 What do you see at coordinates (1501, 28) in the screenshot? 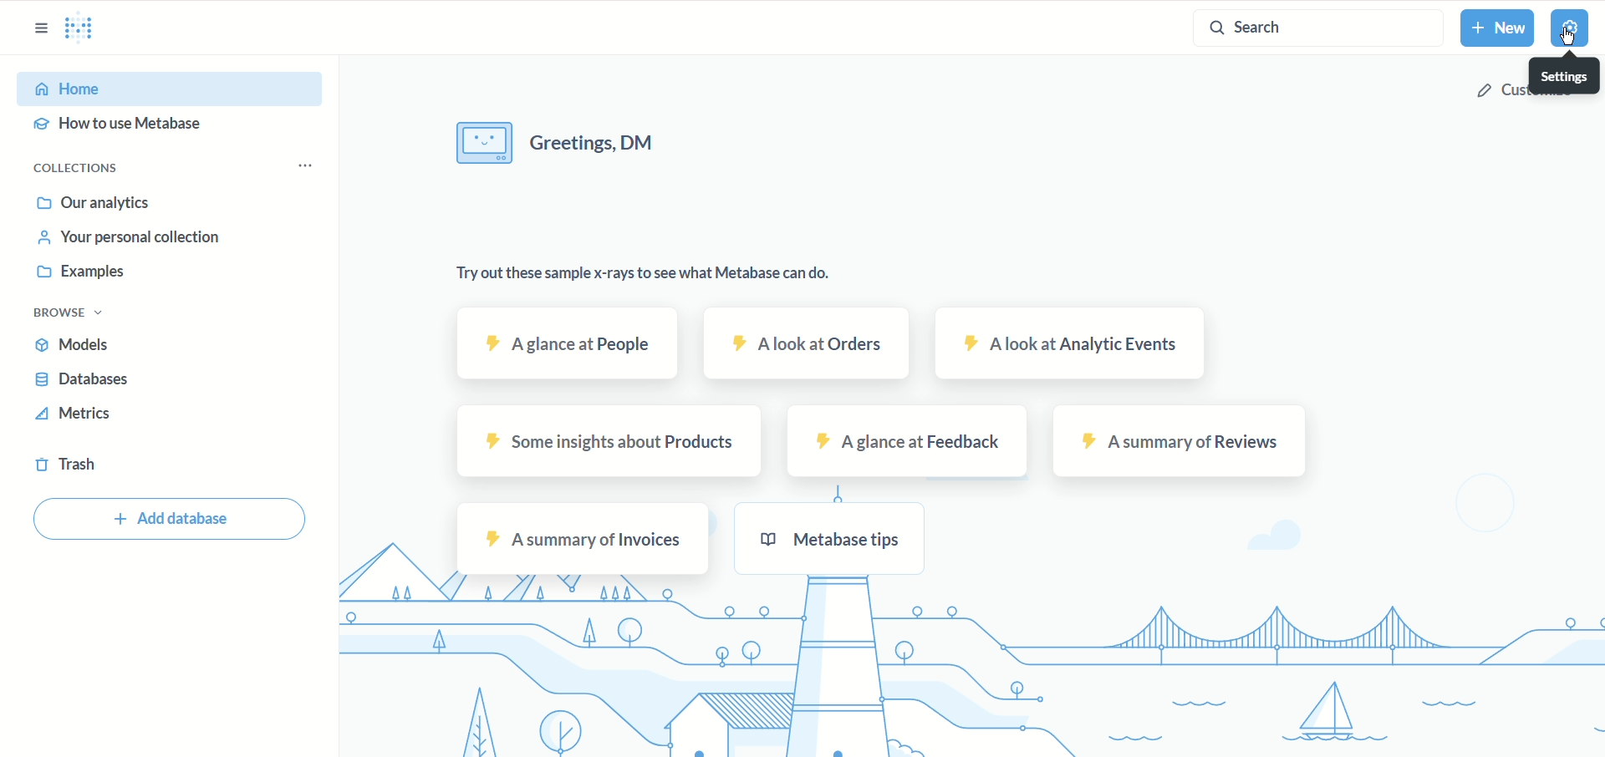
I see `New` at bounding box center [1501, 28].